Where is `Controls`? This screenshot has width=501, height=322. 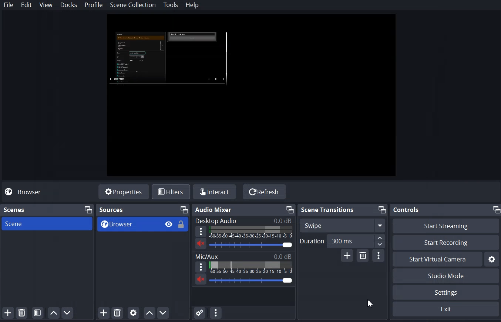 Controls is located at coordinates (407, 210).